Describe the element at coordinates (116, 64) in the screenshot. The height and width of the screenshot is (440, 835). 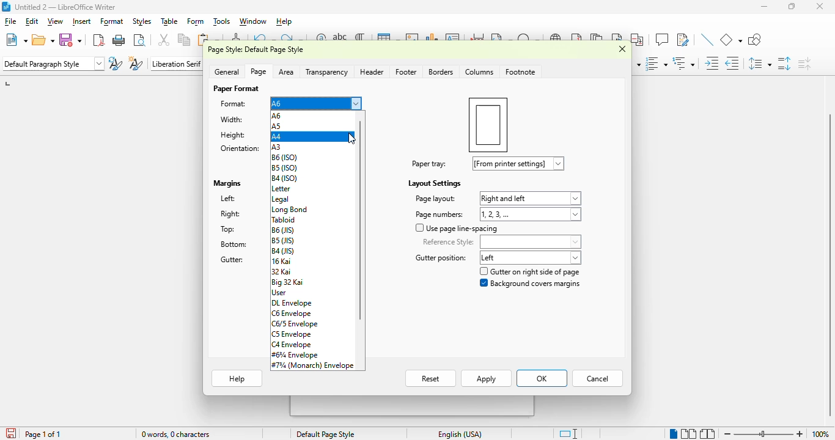
I see `update selected style` at that location.